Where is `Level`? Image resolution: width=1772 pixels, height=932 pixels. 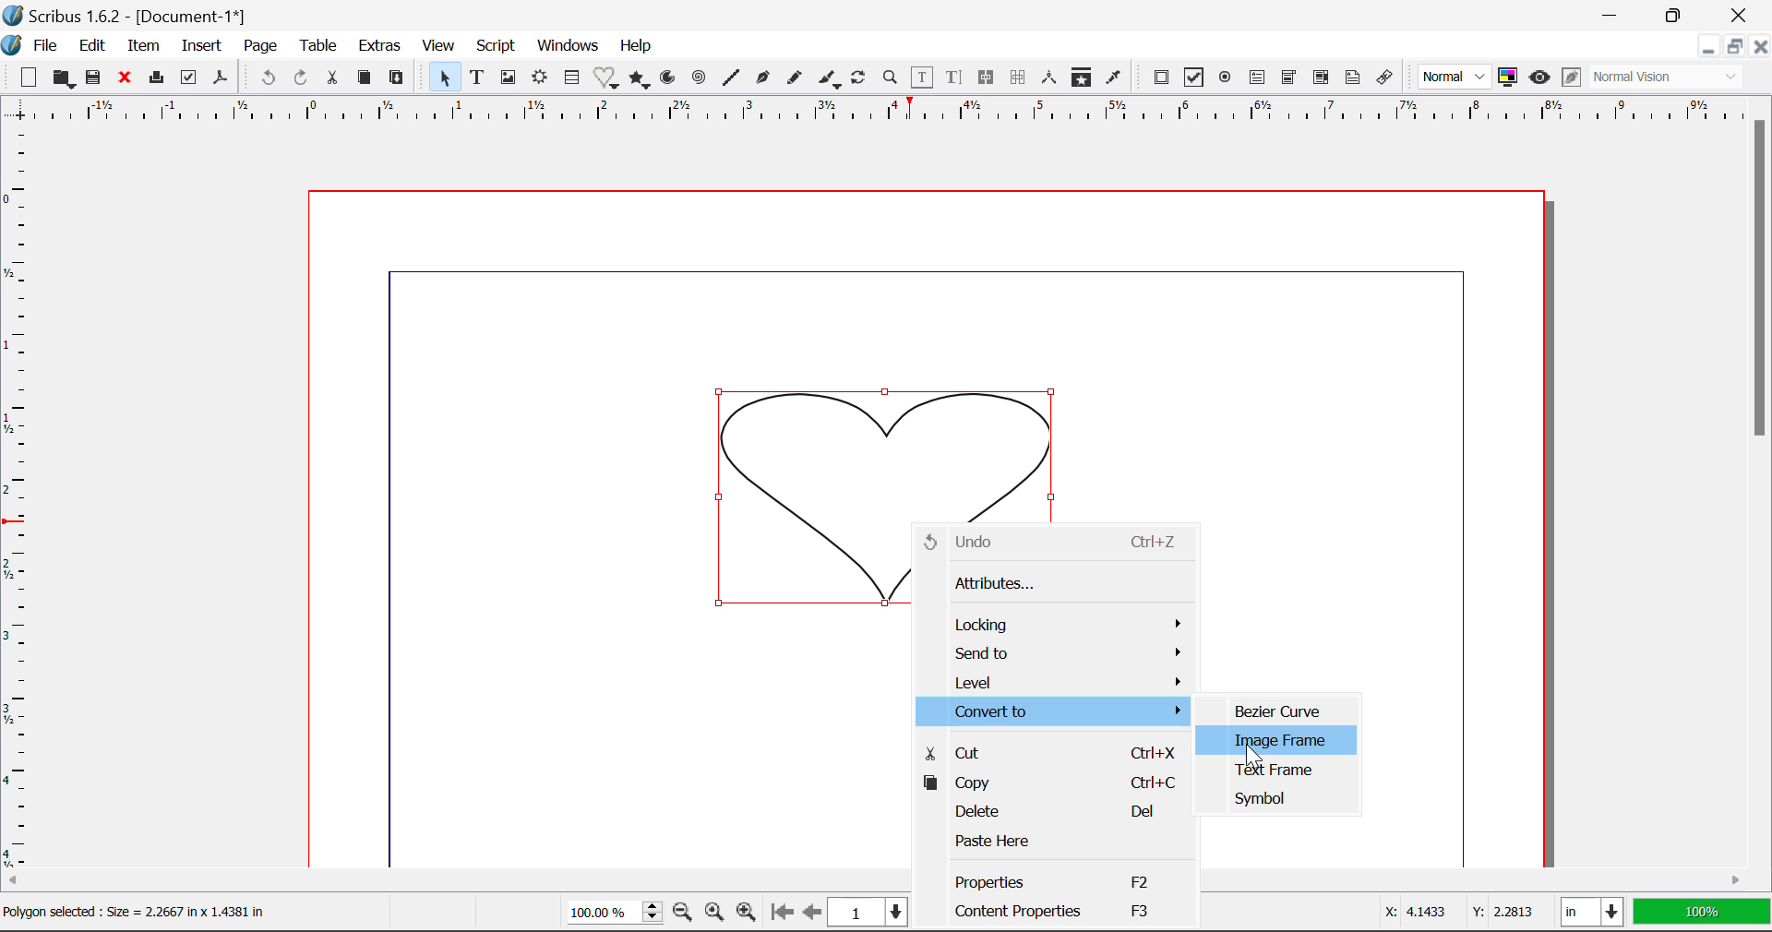
Level is located at coordinates (1058, 681).